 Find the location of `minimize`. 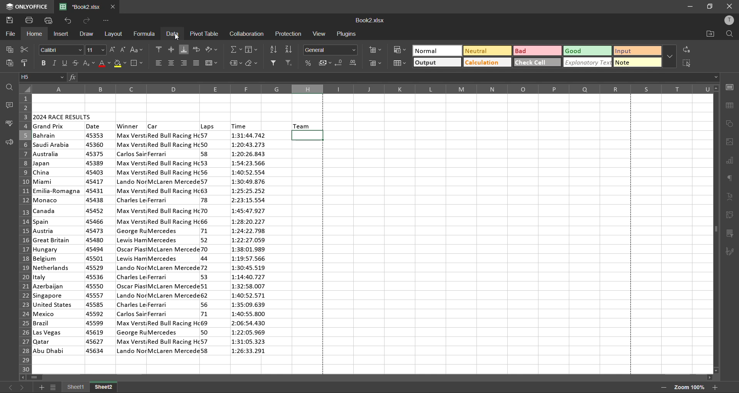

minimize is located at coordinates (690, 7).